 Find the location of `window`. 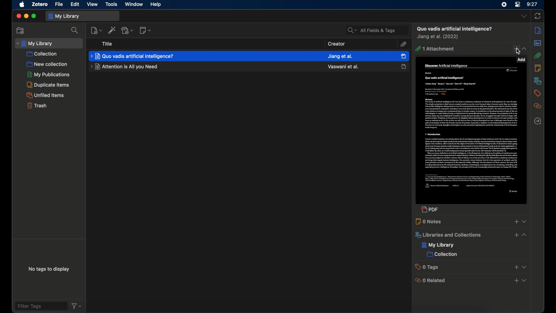

window is located at coordinates (133, 4).